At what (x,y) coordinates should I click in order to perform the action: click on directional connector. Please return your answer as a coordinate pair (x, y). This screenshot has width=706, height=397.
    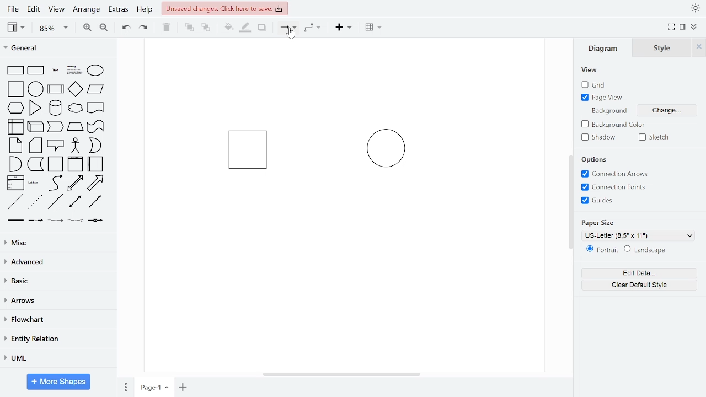
    Looking at the image, I should click on (95, 201).